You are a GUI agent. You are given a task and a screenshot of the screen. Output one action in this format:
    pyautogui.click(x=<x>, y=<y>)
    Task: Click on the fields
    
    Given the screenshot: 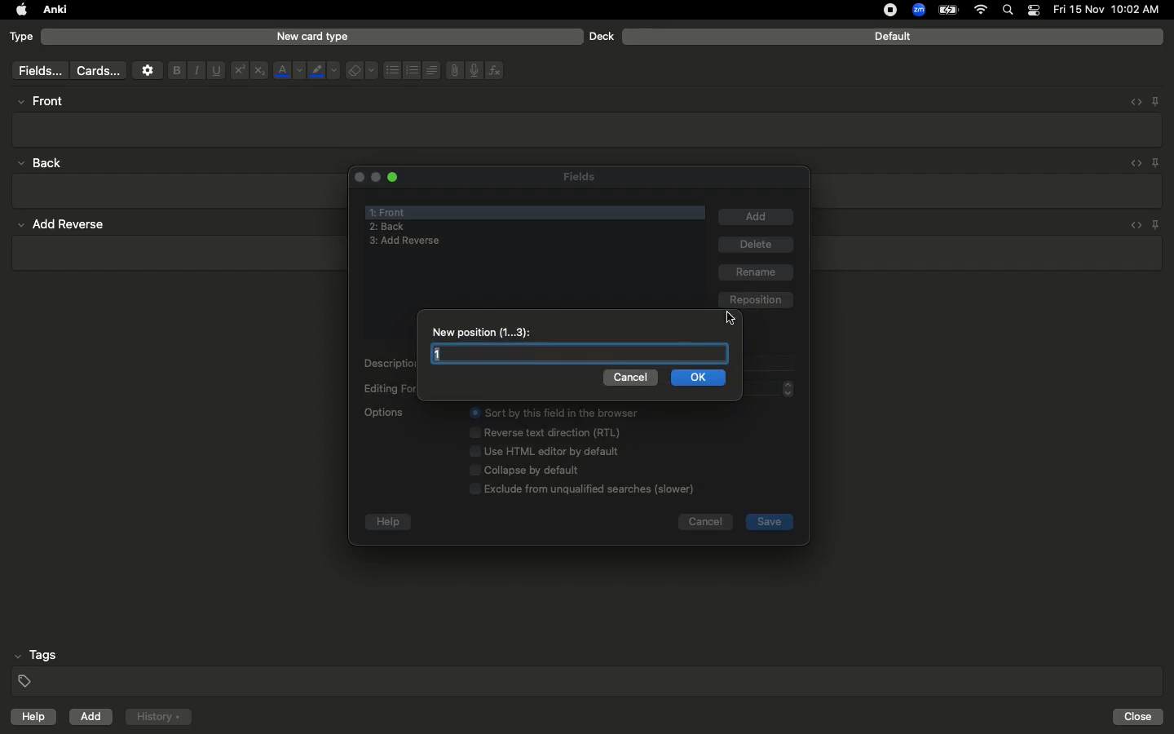 What is the action you would take?
    pyautogui.click(x=36, y=71)
    